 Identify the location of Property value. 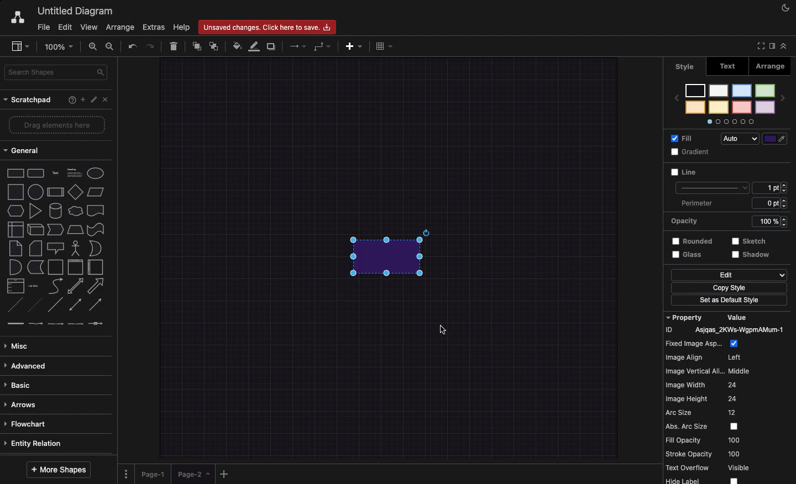
(730, 398).